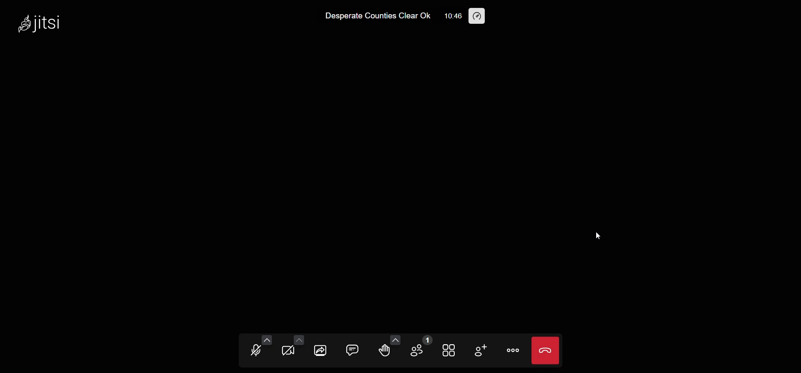 Image resolution: width=801 pixels, height=373 pixels. Describe the element at coordinates (374, 16) in the screenshot. I see `Desperate Counties Clear Ok` at that location.